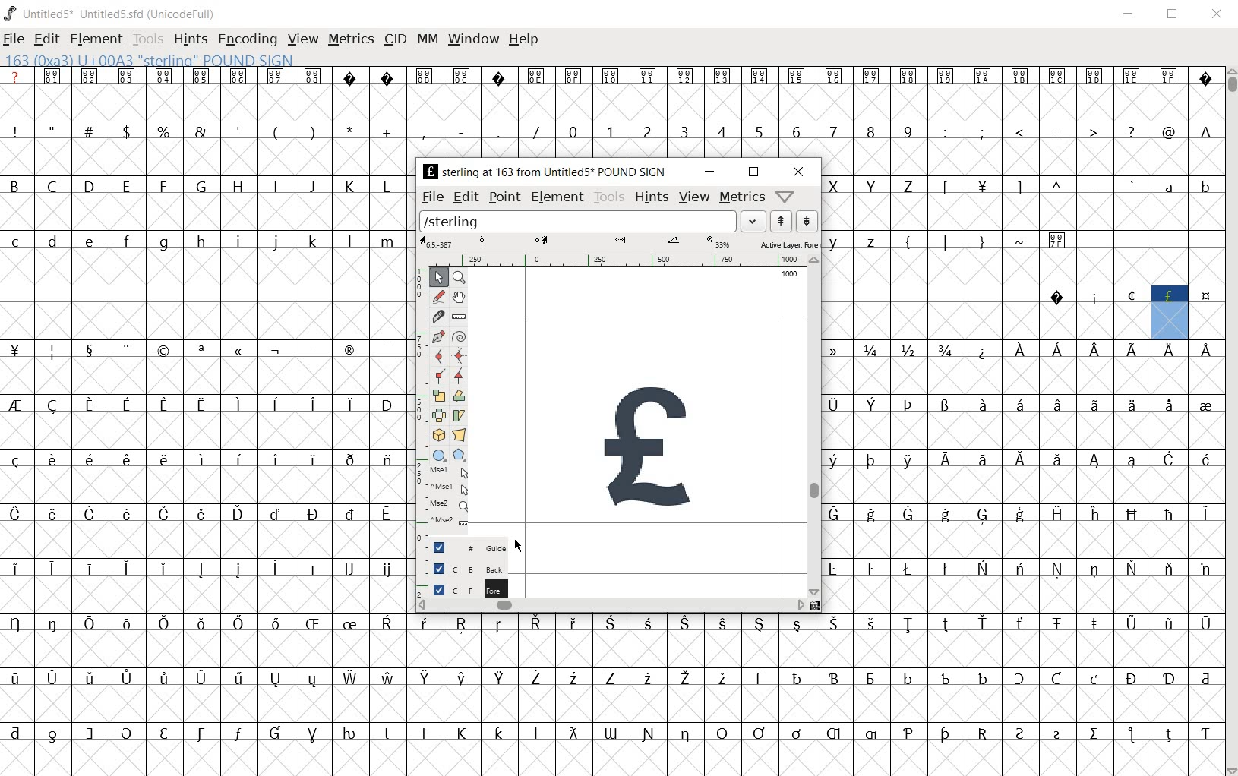 The height and width of the screenshot is (776, 1238). Describe the element at coordinates (648, 733) in the screenshot. I see `Symbol` at that location.